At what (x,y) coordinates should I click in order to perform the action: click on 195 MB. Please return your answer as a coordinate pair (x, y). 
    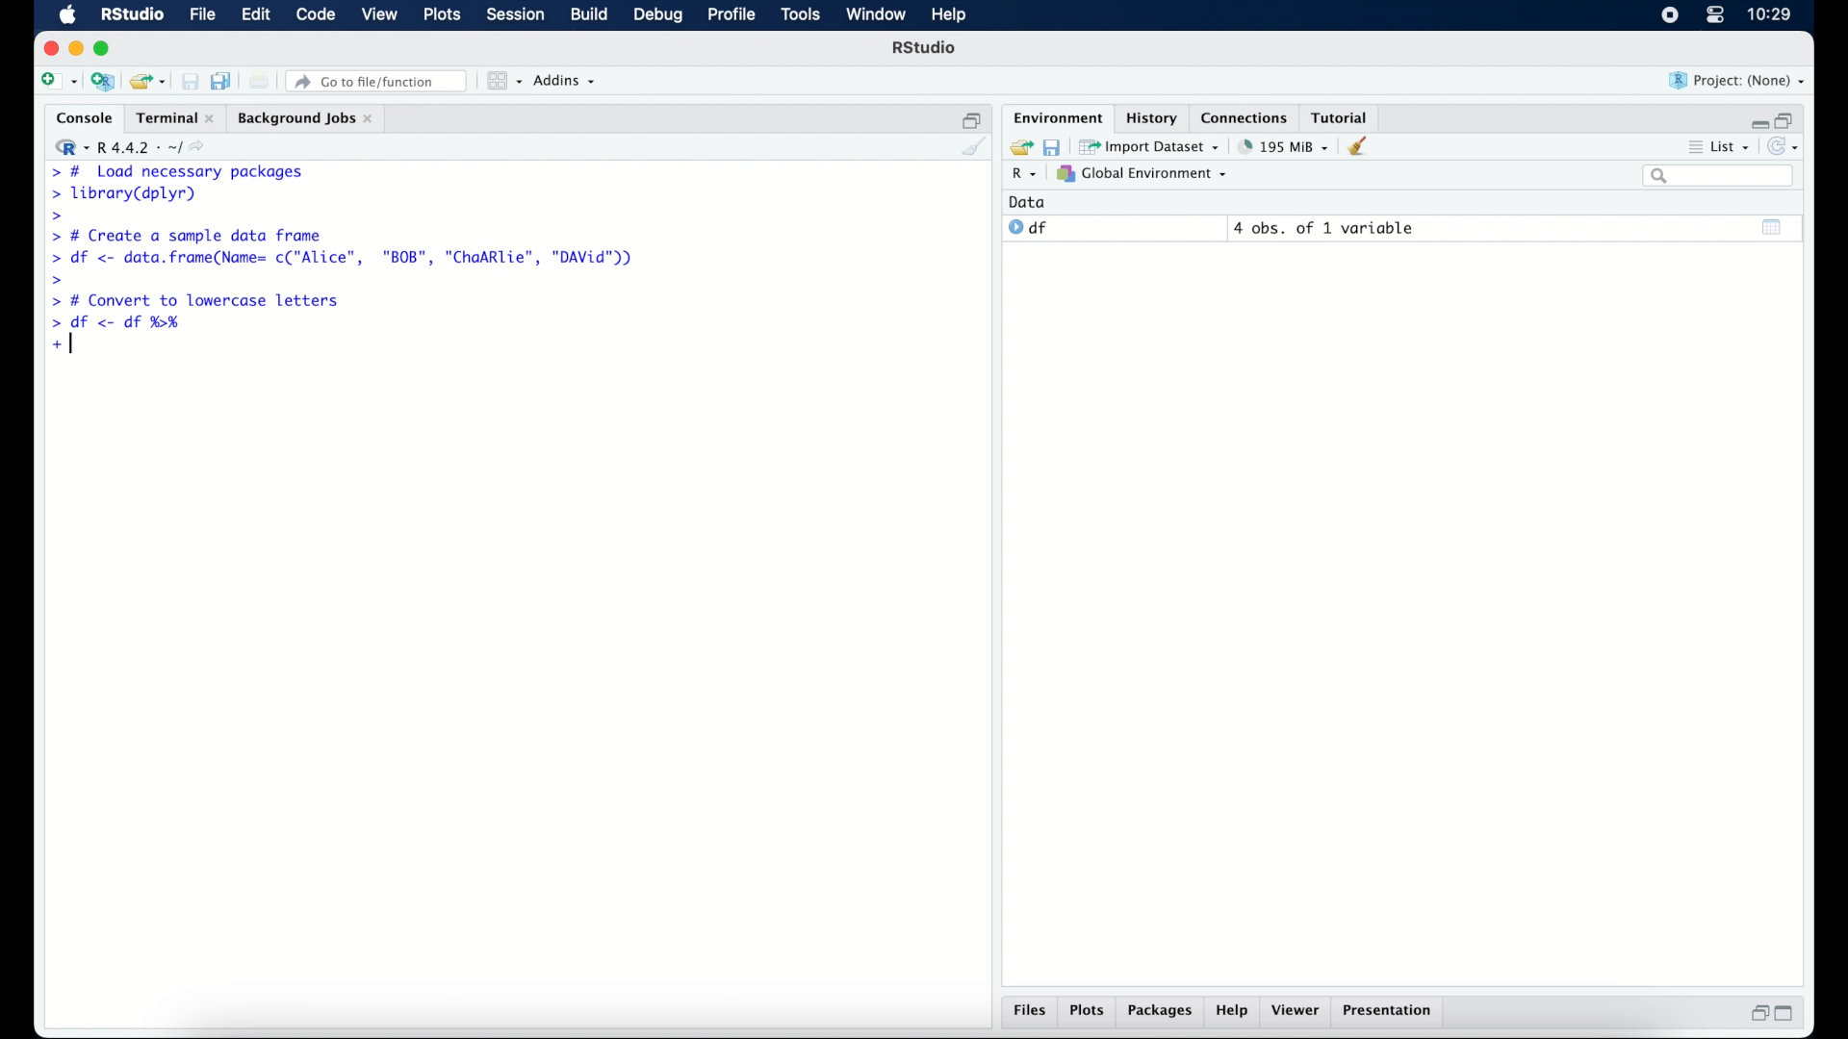
    Looking at the image, I should click on (1282, 145).